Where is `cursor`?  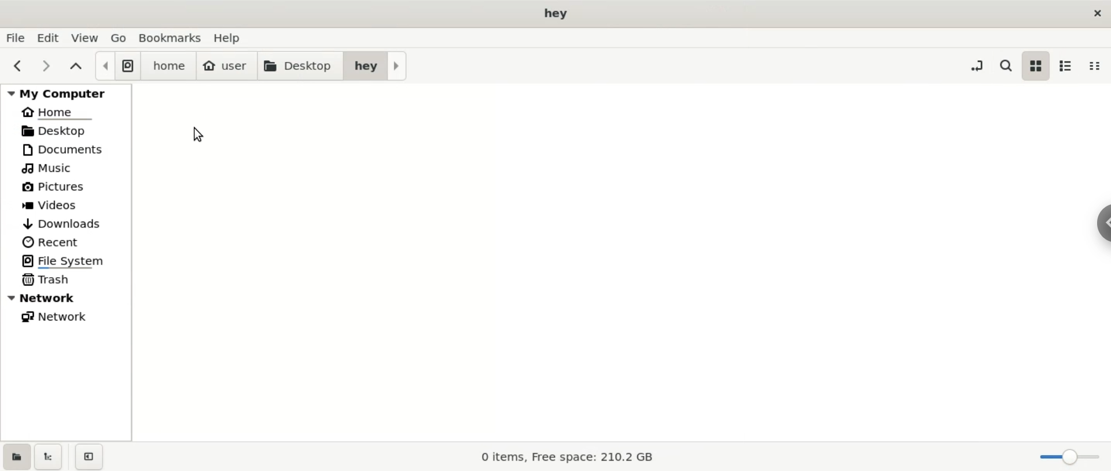
cursor is located at coordinates (199, 134).